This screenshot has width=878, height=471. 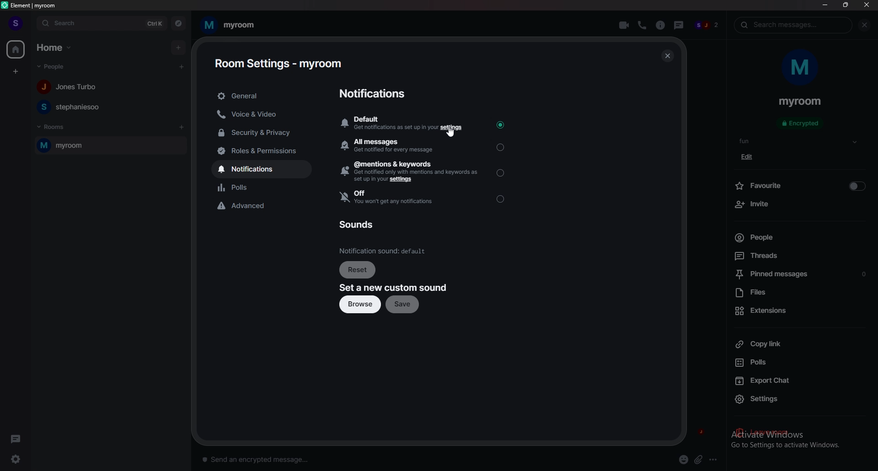 I want to click on extensions, so click(x=798, y=310).